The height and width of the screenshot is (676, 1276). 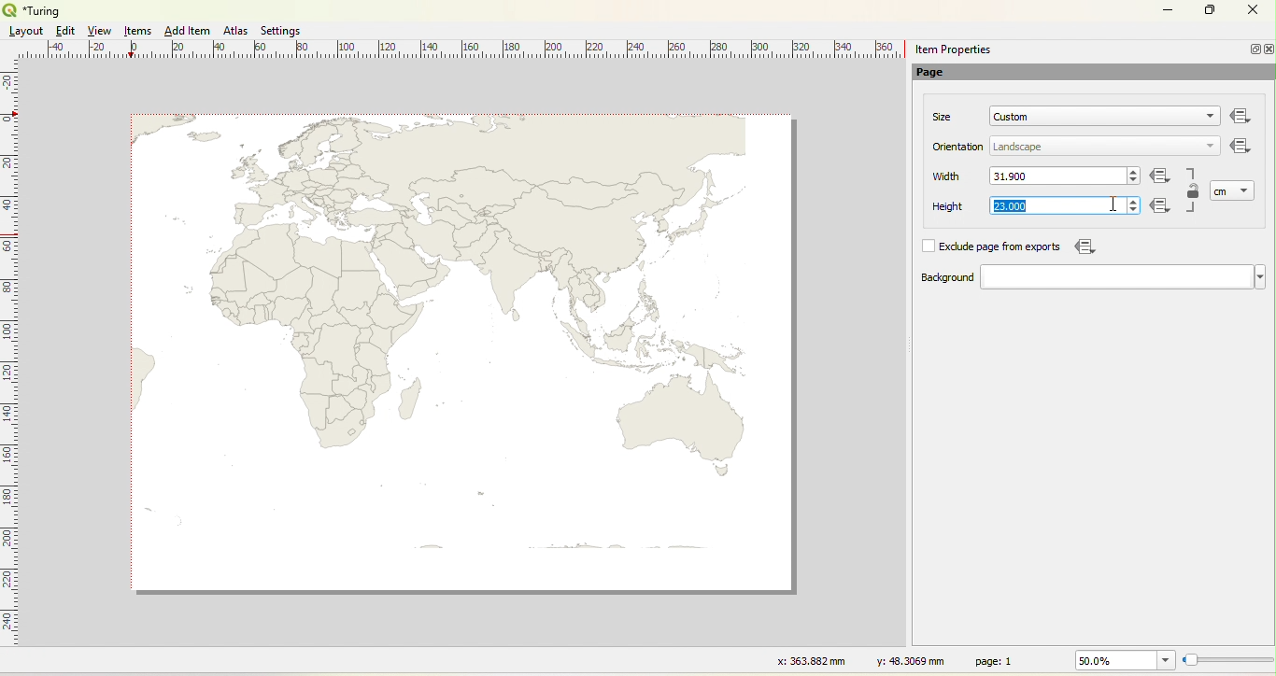 I want to click on Settings, so click(x=282, y=31).